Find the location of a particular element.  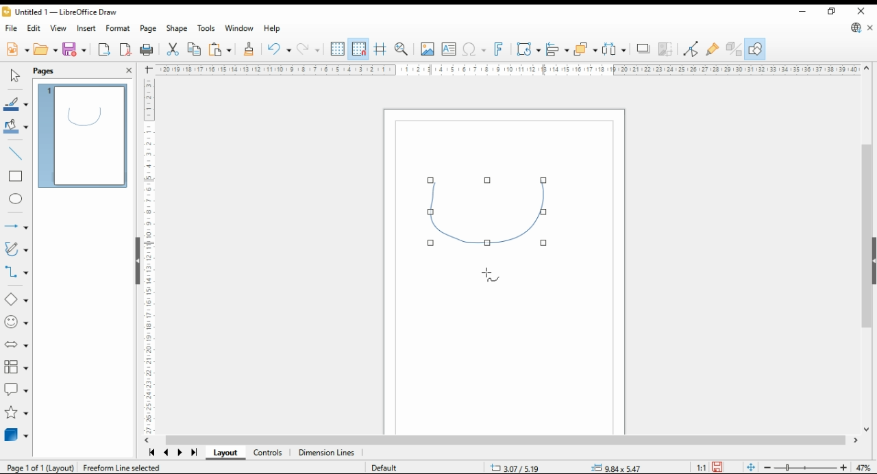

libreoffice update is located at coordinates (856, 27).